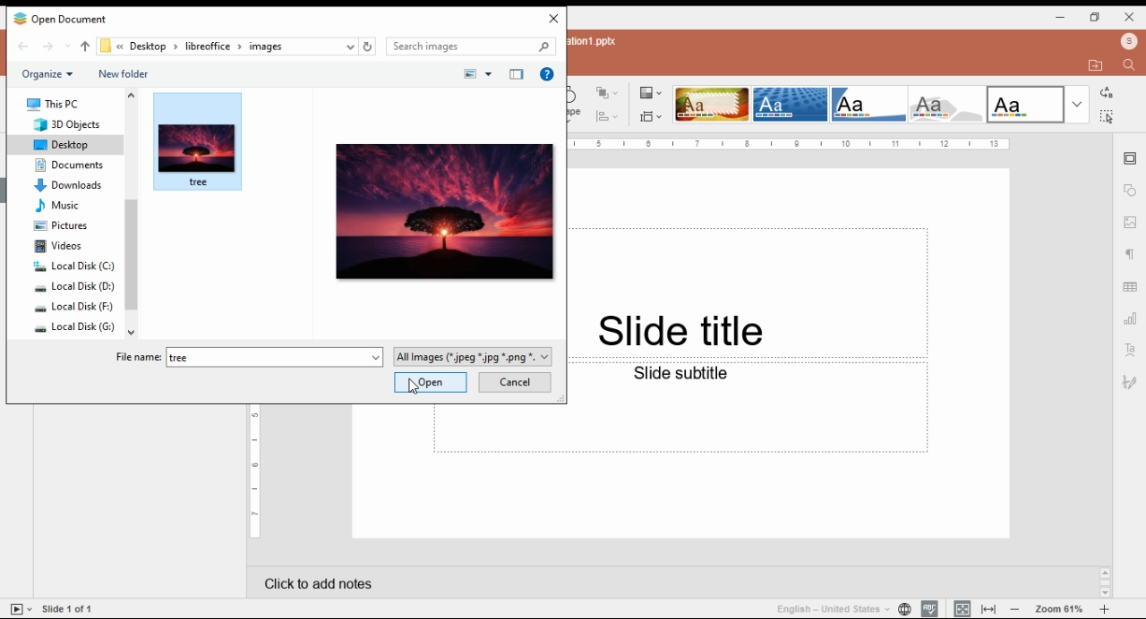 This screenshot has width=1146, height=619. Describe the element at coordinates (1131, 317) in the screenshot. I see `charts  settings` at that location.